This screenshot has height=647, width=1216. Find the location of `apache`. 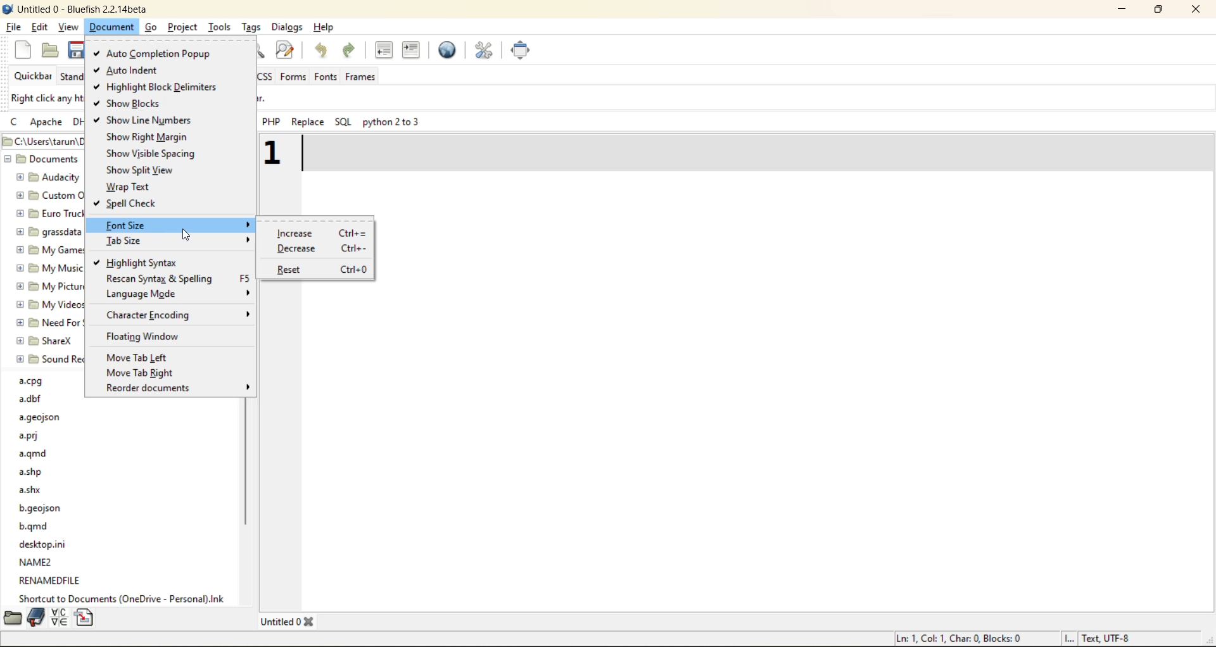

apache is located at coordinates (48, 122).